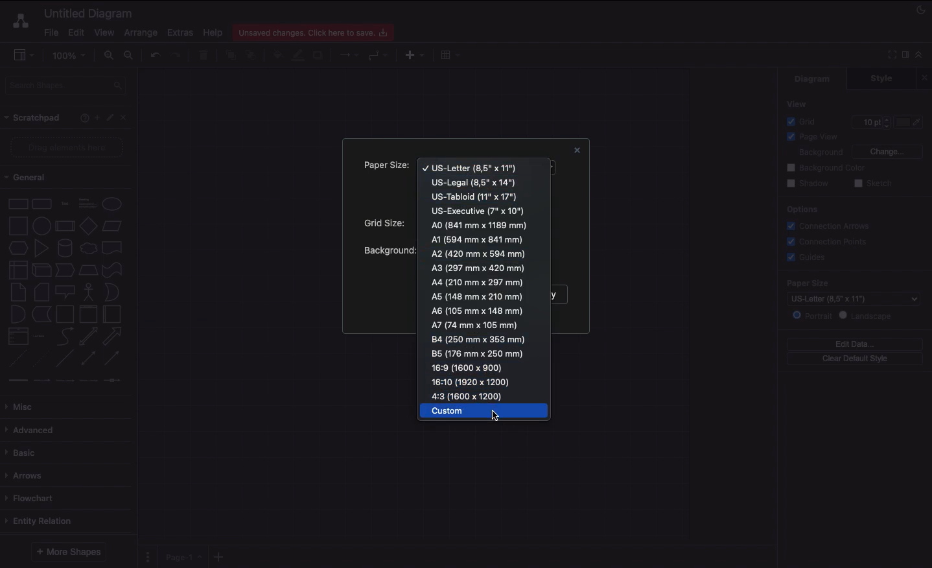 The image size is (932, 568). Describe the element at coordinates (41, 315) in the screenshot. I see `Data storage` at that location.